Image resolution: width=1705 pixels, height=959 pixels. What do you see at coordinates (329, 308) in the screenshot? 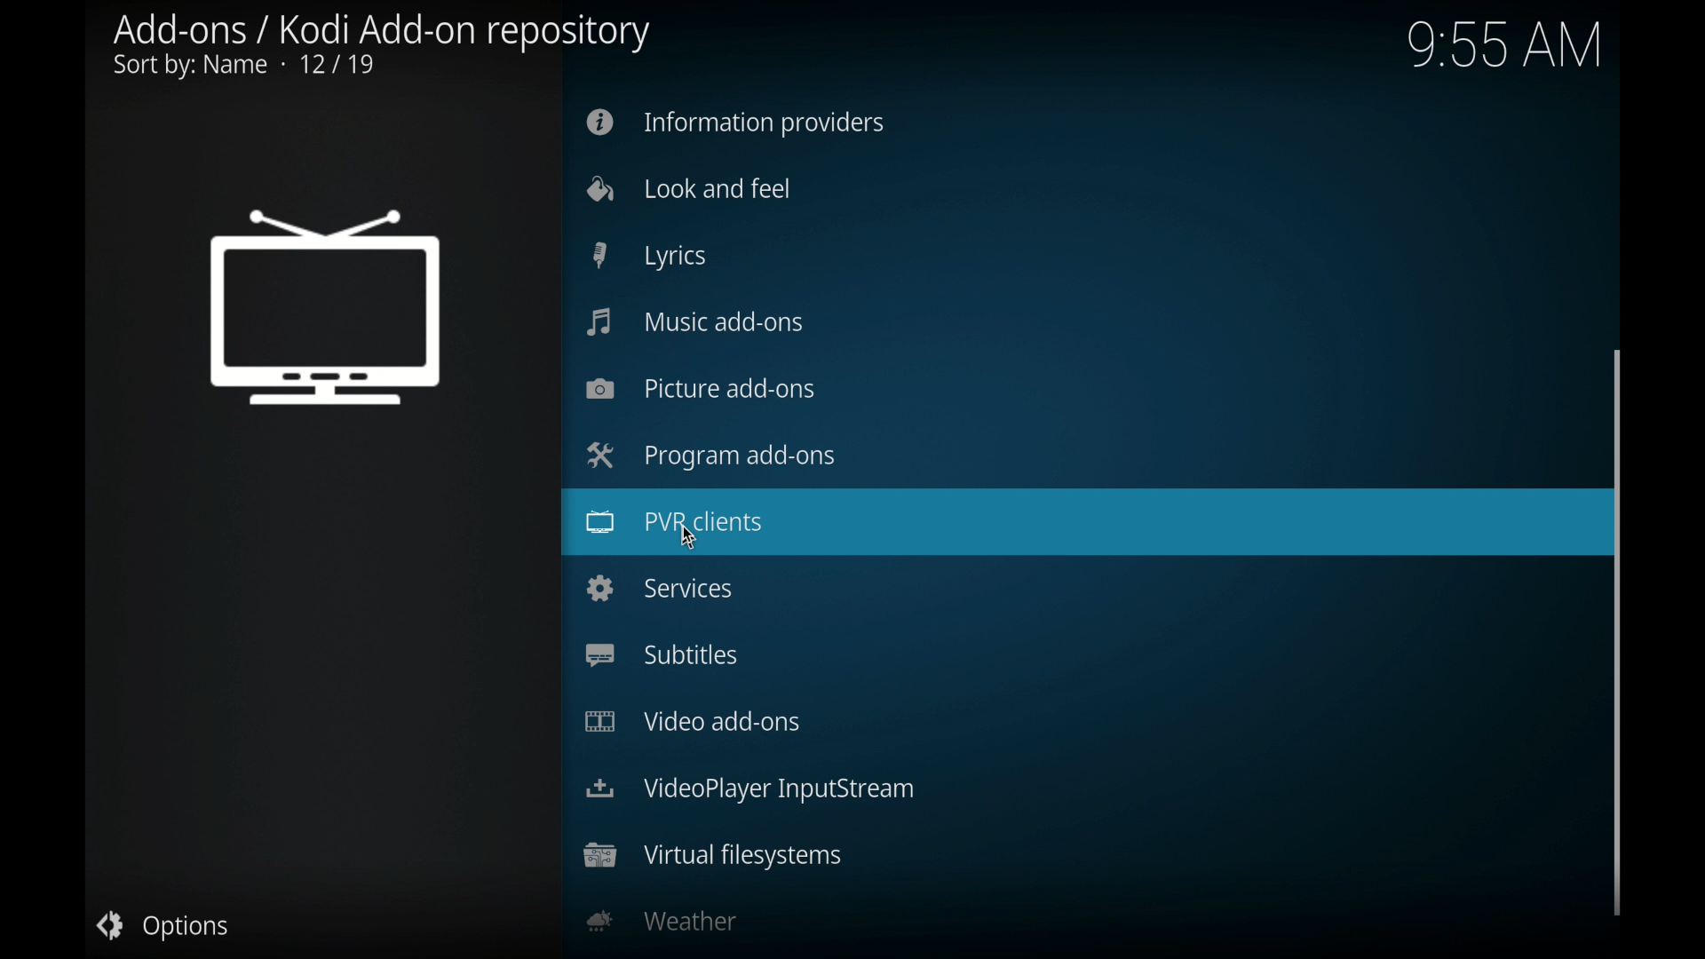
I see `live tv icon` at bounding box center [329, 308].